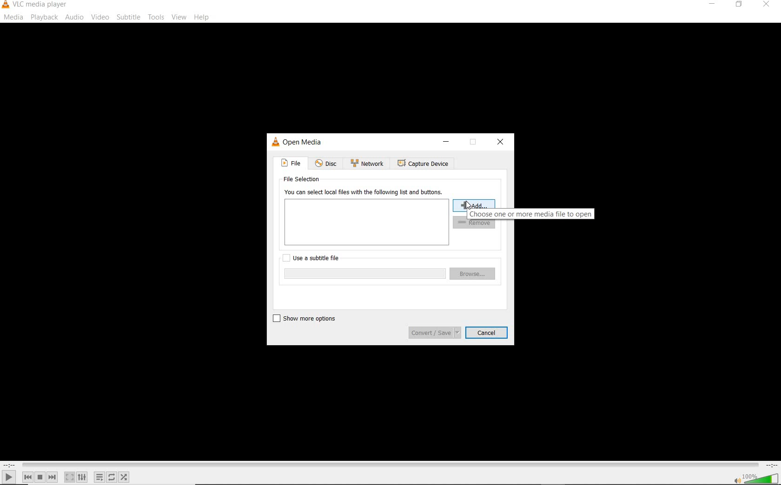 The width and height of the screenshot is (781, 485). Describe the element at coordinates (364, 217) in the screenshot. I see `you can select local files with the following list and buttons.` at that location.